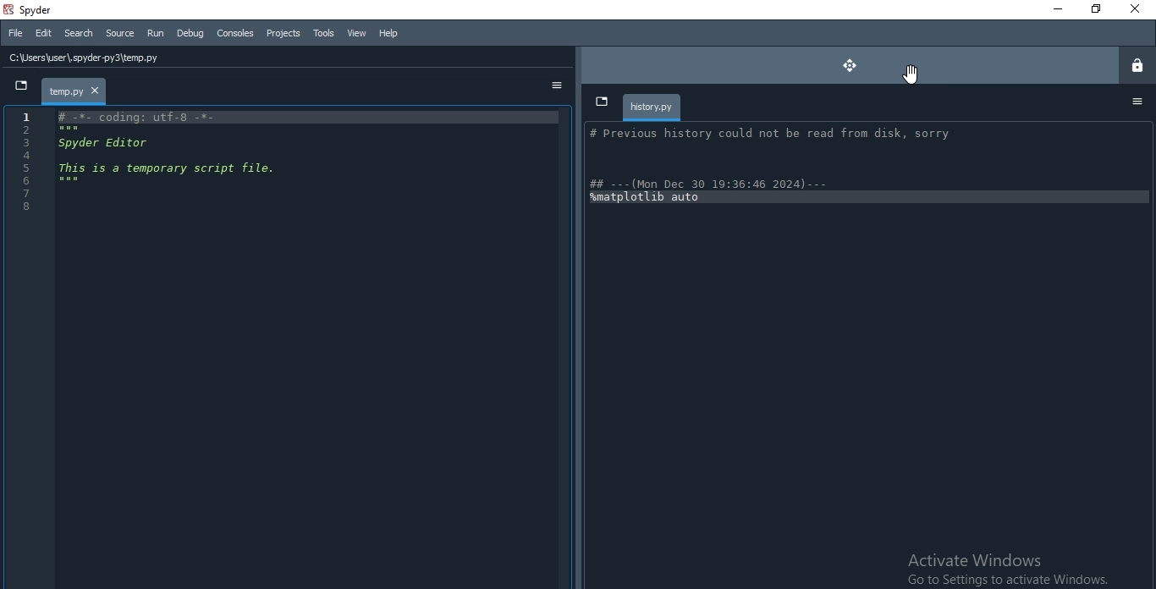 Image resolution: width=1156 pixels, height=589 pixels. Describe the element at coordinates (156, 32) in the screenshot. I see `Run` at that location.